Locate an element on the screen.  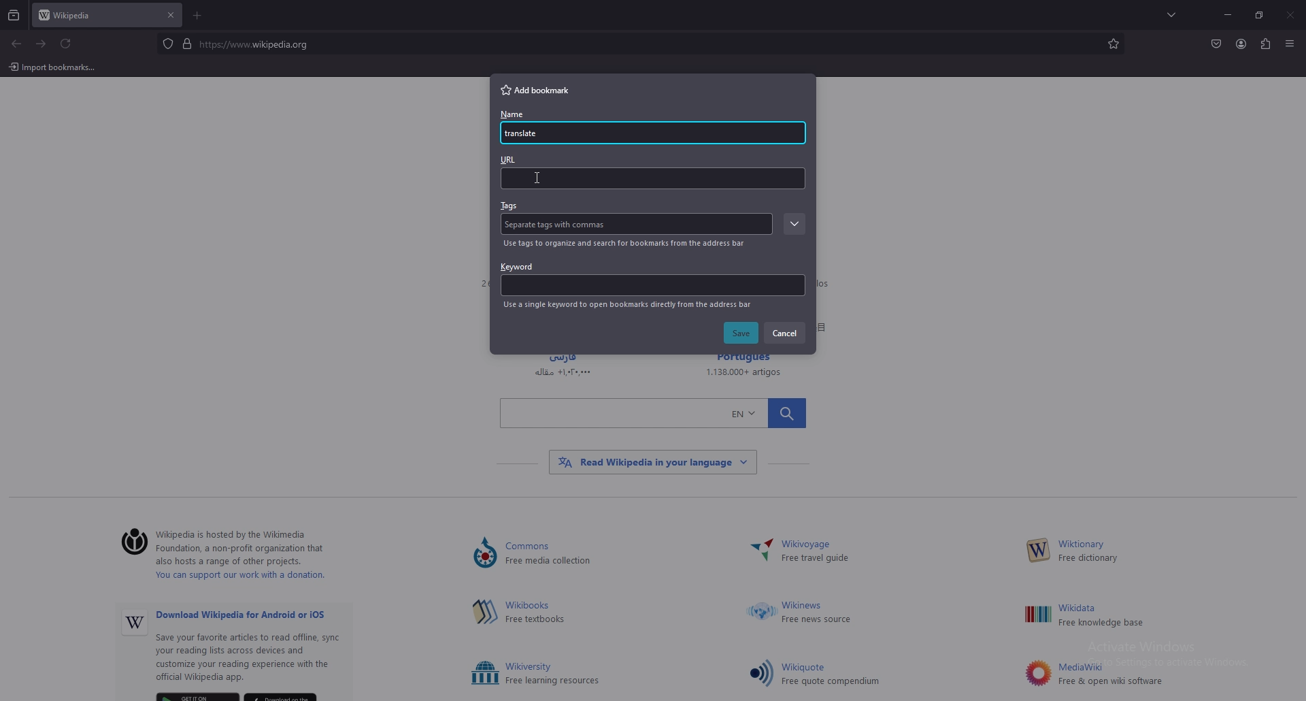
 is located at coordinates (1290, 46).